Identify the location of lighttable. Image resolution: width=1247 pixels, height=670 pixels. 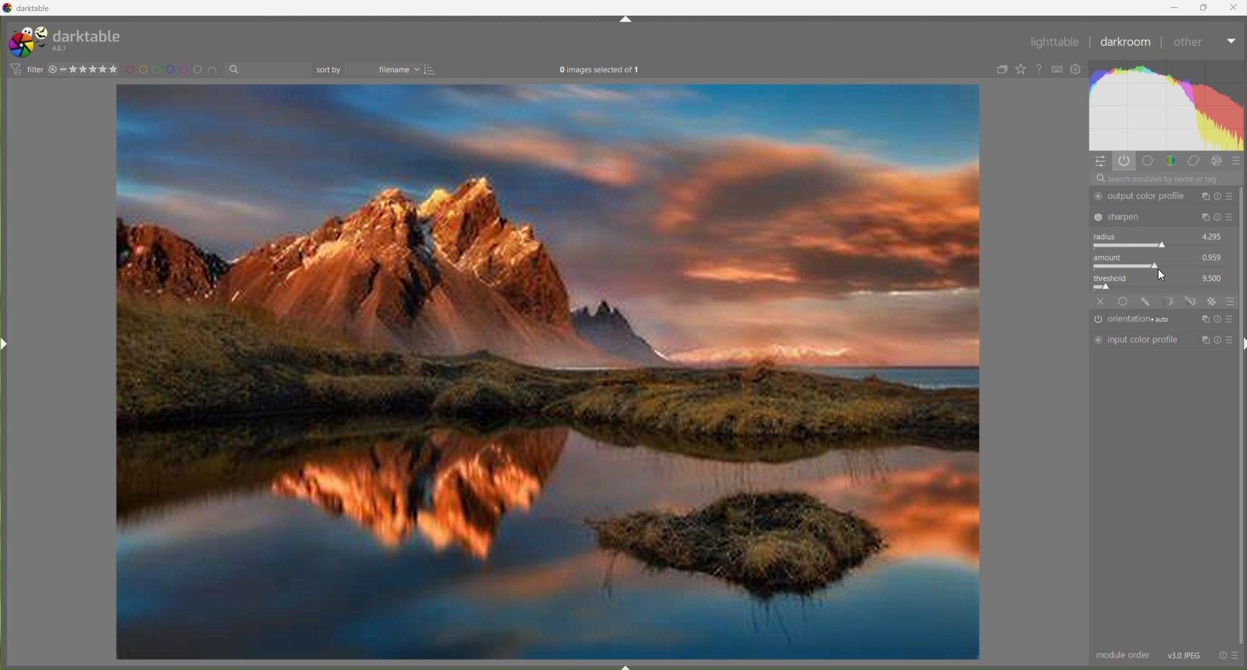
(1054, 44).